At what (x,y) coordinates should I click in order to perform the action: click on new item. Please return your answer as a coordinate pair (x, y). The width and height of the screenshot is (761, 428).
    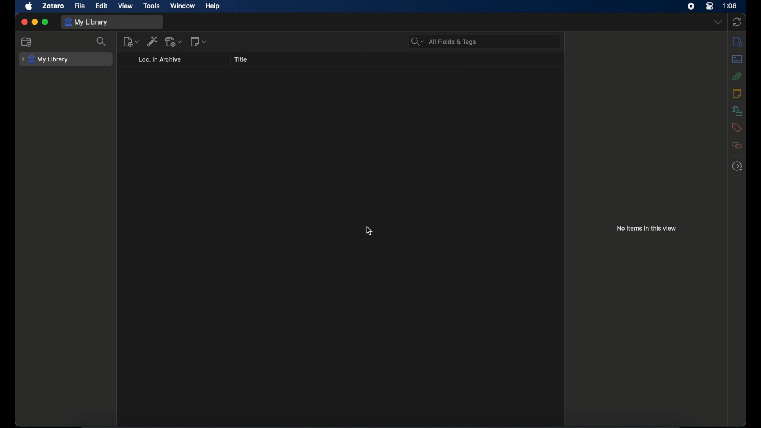
    Looking at the image, I should click on (131, 42).